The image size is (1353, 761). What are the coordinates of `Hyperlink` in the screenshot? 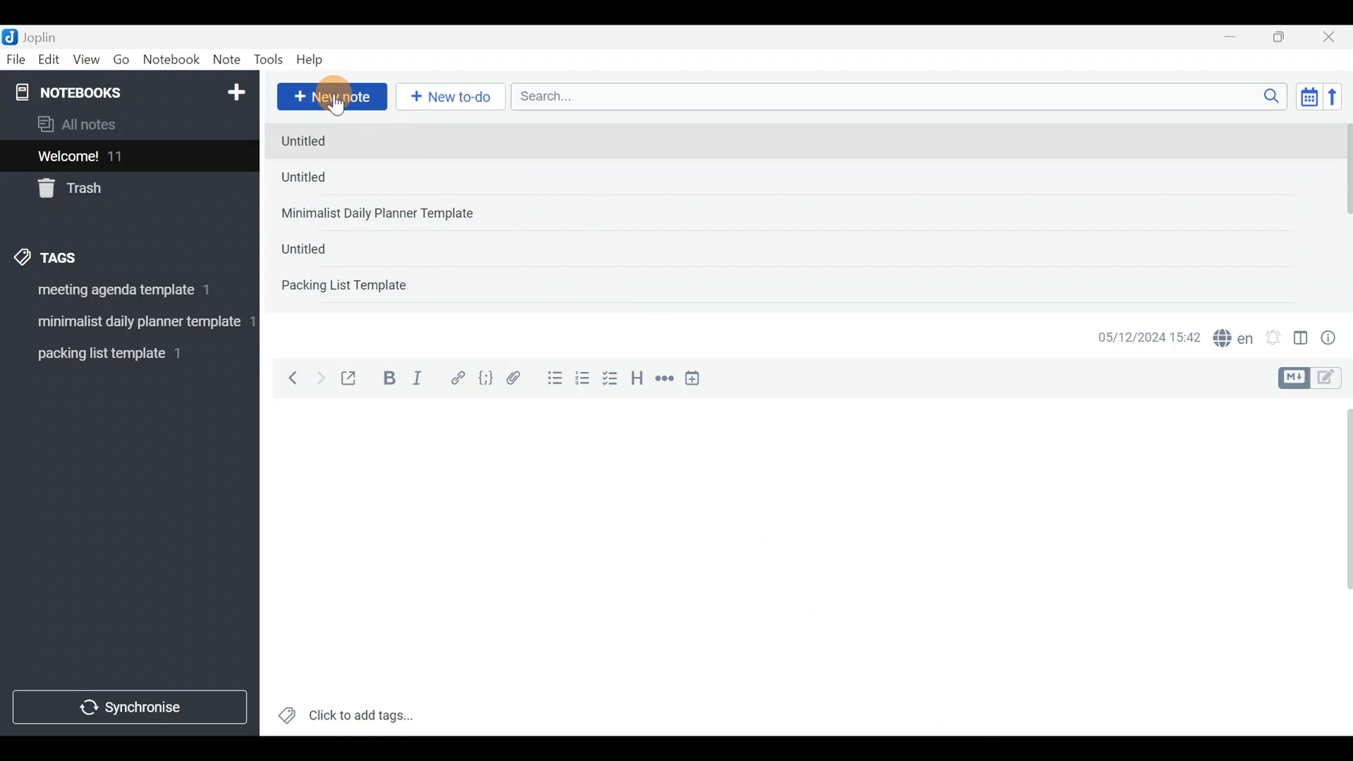 It's located at (458, 378).